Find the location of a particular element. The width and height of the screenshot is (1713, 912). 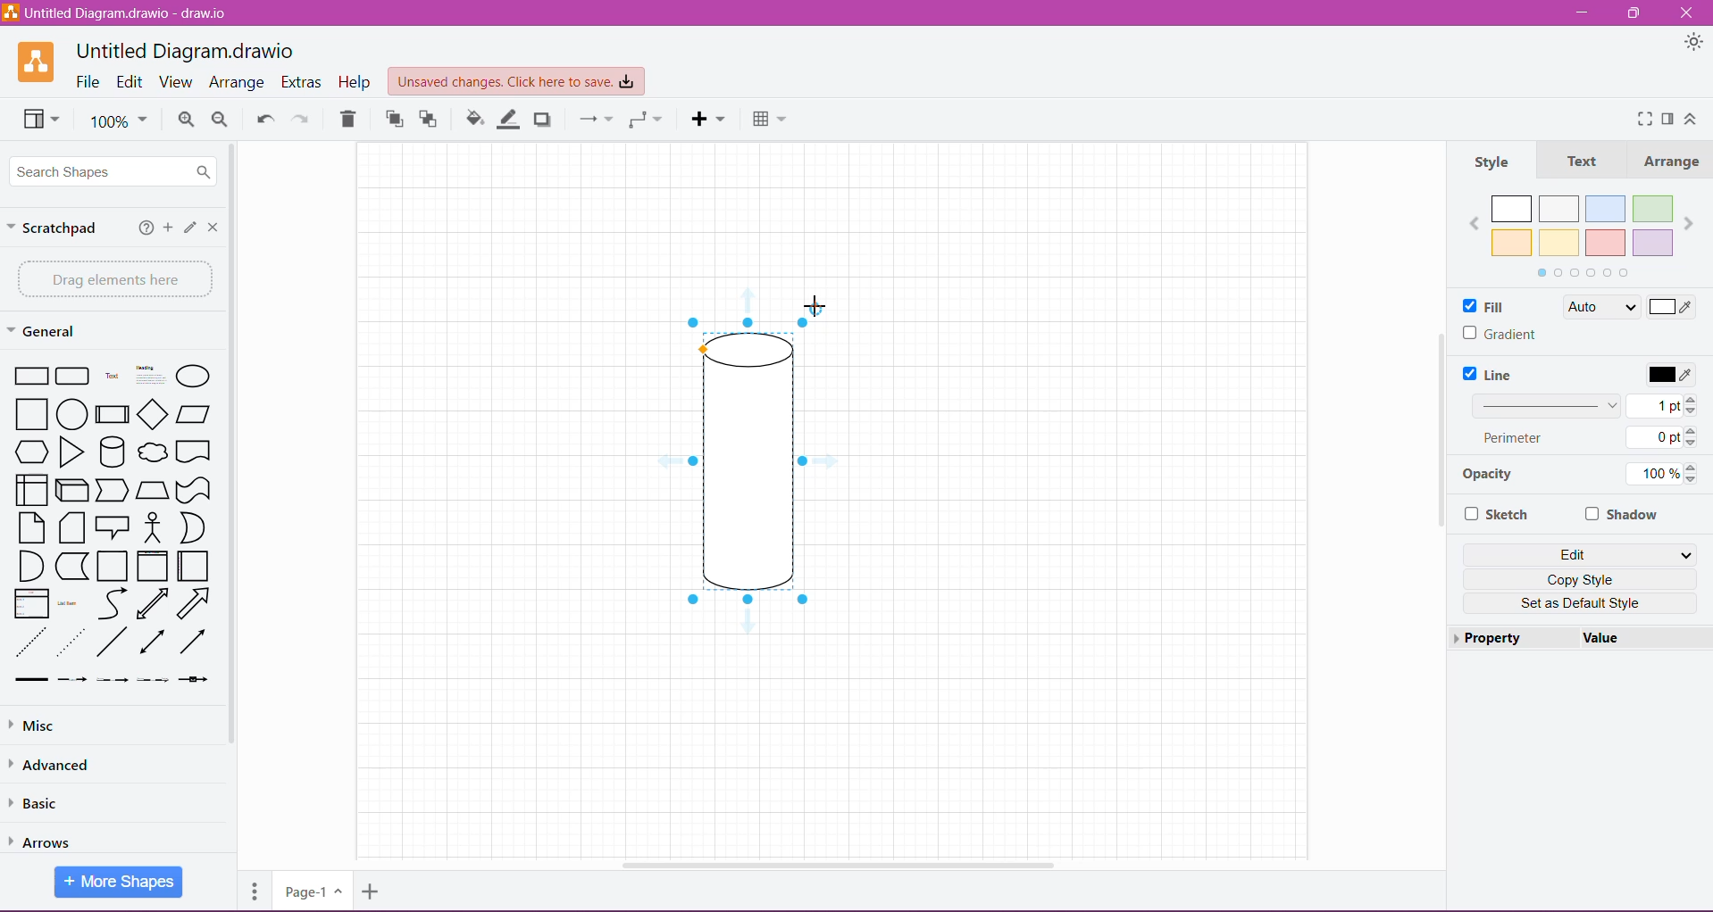

File is located at coordinates (88, 83).